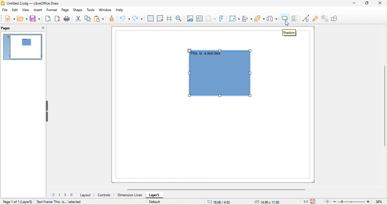  Describe the element at coordinates (270, 202) in the screenshot. I see `14.90x11.00` at that location.